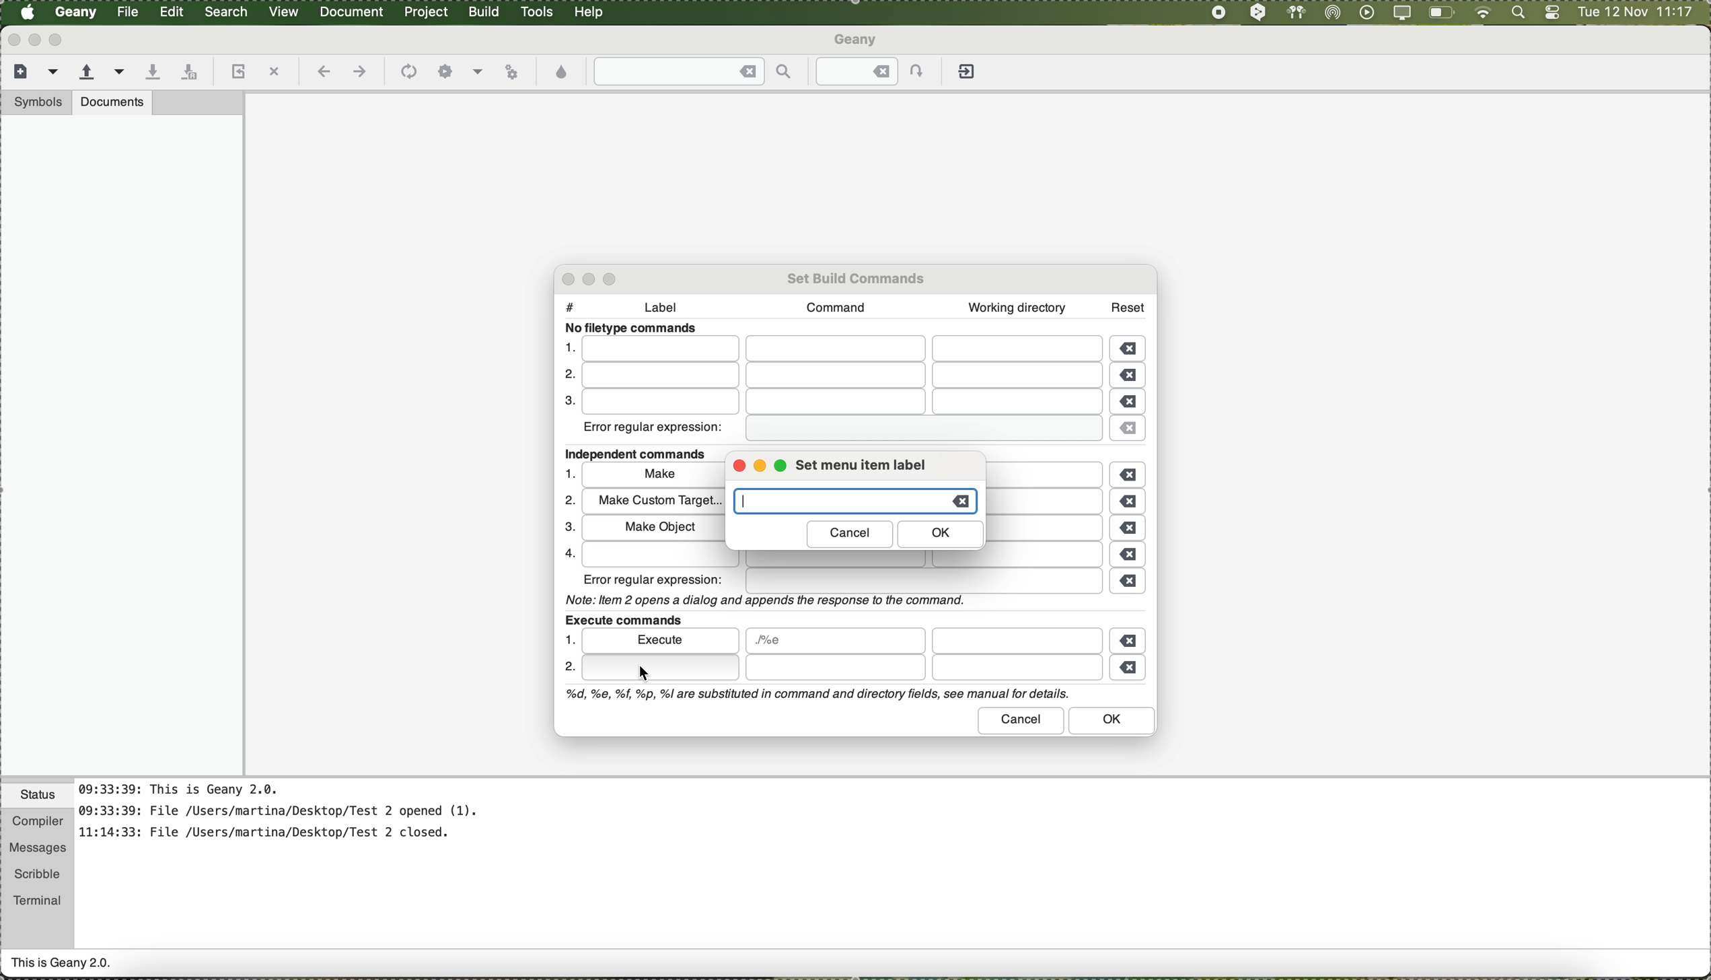  I want to click on 1, so click(568, 347).